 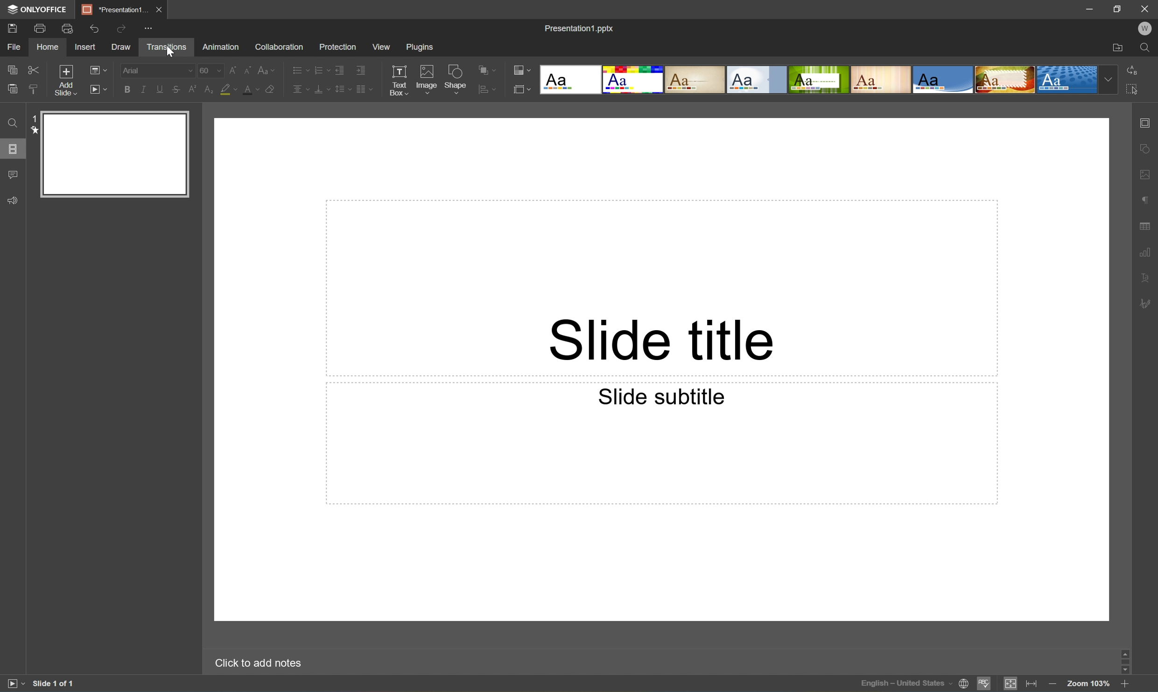 What do you see at coordinates (362, 70) in the screenshot?
I see `Increase indent` at bounding box center [362, 70].